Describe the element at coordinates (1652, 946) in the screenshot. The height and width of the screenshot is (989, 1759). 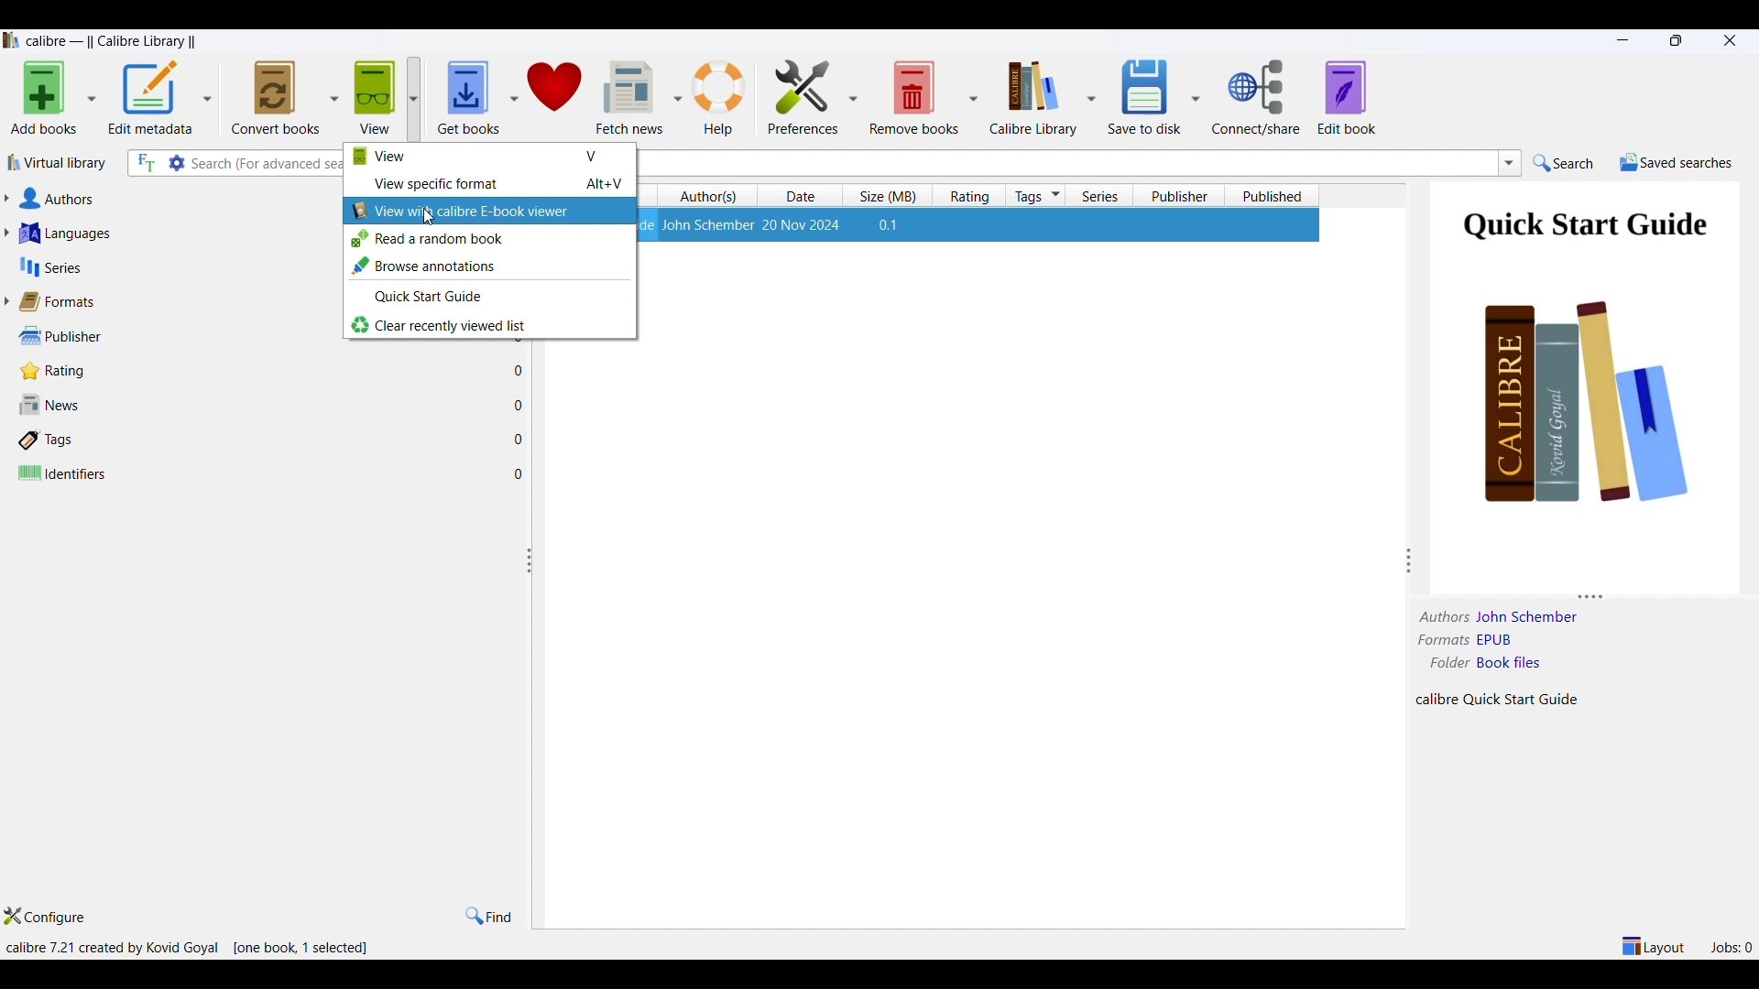
I see `layout` at that location.